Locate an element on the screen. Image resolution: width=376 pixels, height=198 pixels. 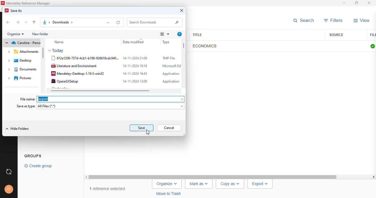
move to trash is located at coordinates (169, 194).